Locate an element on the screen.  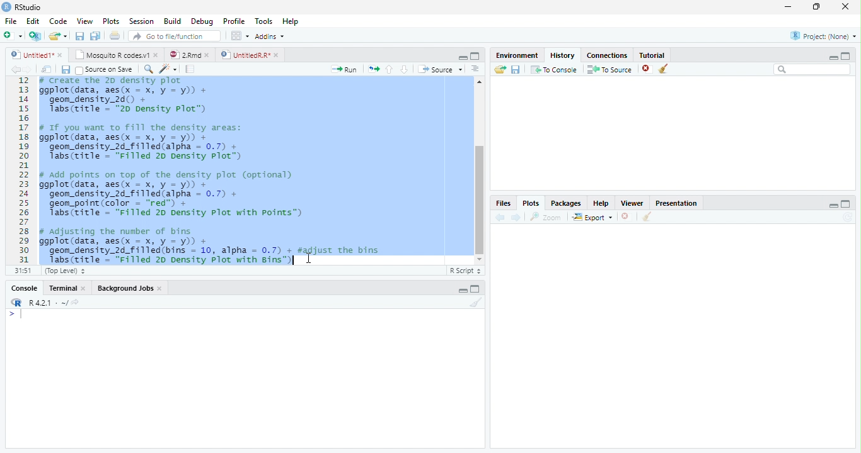
minimize is located at coordinates (463, 58).